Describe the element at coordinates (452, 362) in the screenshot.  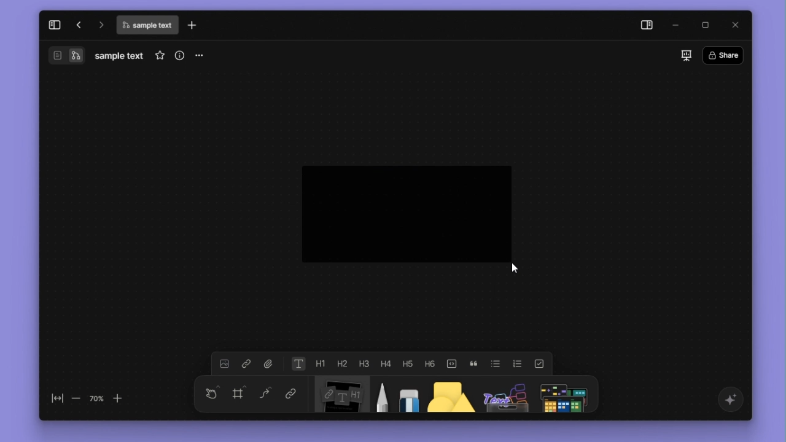
I see `code block` at that location.